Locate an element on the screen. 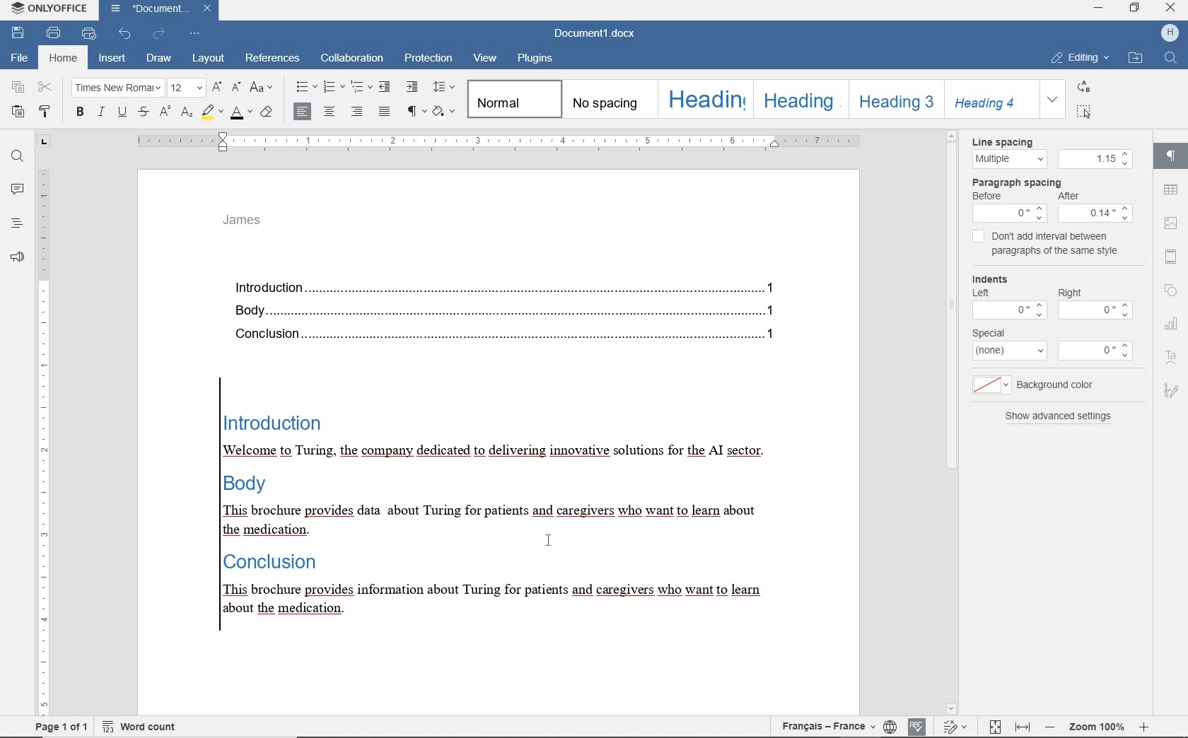 This screenshot has width=1188, height=738. superscript is located at coordinates (165, 113).